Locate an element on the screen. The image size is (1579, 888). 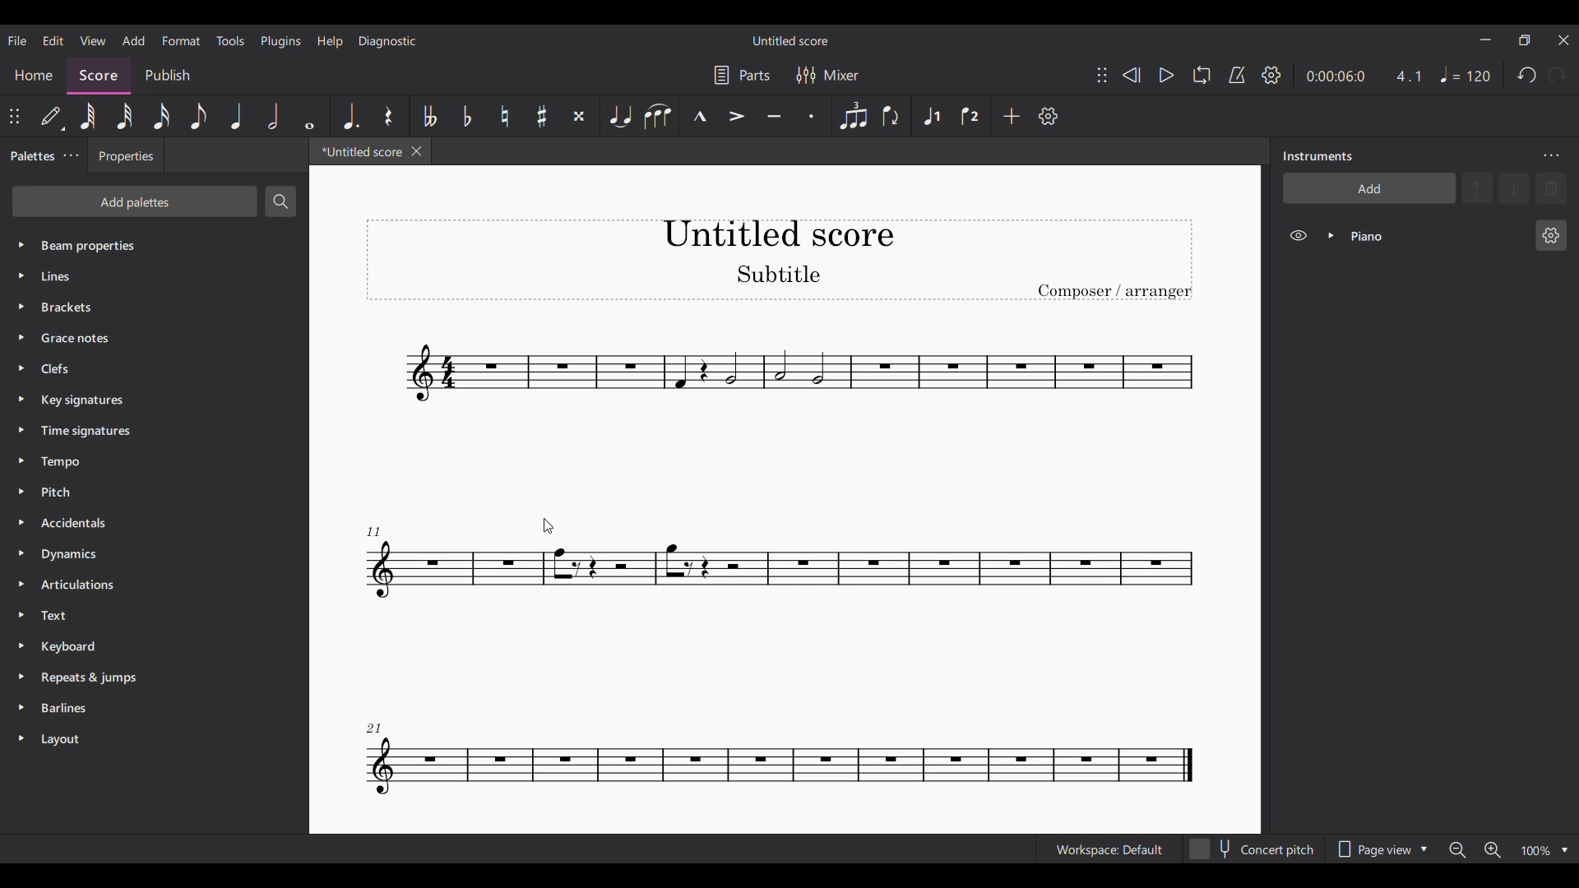
Tempo is located at coordinates (1466, 74).